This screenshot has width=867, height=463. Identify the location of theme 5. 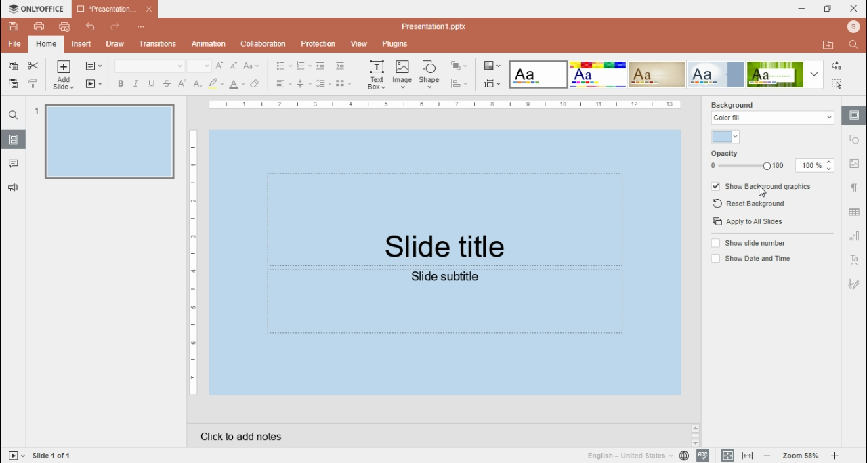
(776, 75).